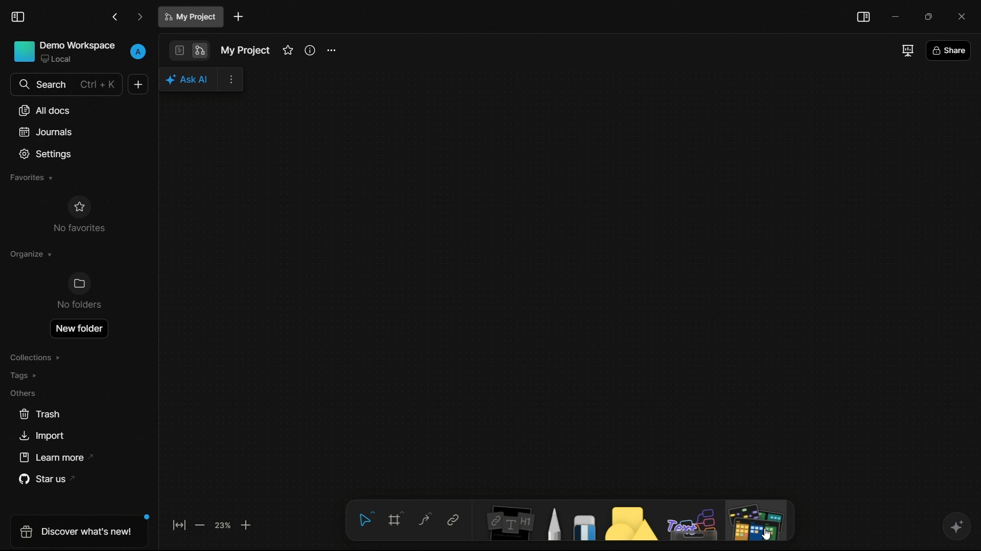 Image resolution: width=981 pixels, height=551 pixels. What do you see at coordinates (199, 525) in the screenshot?
I see `zoom out` at bounding box center [199, 525].